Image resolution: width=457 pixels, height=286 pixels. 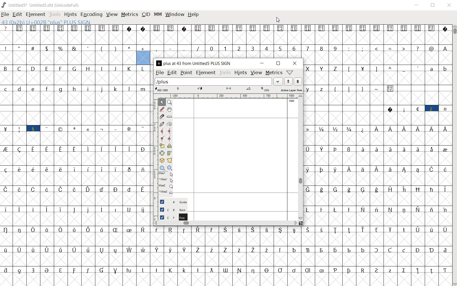 What do you see at coordinates (194, 64) in the screenshot?
I see `PLUS AT 43 FROM UNTITLED5 PLUS SIGN` at bounding box center [194, 64].